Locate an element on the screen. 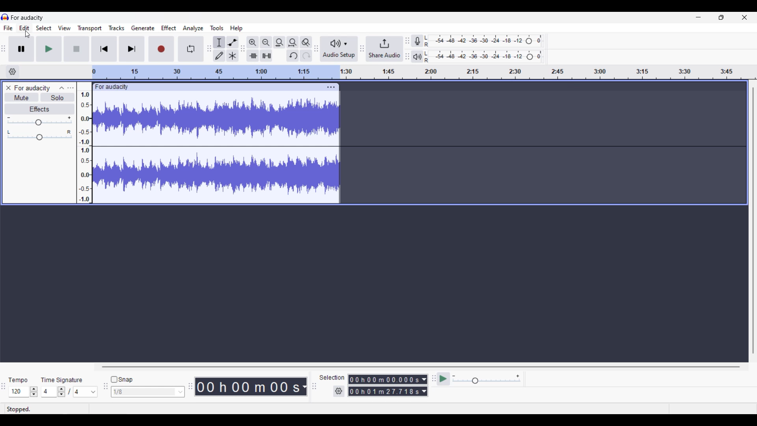 This screenshot has height=426, width=757. View menu is located at coordinates (64, 28).